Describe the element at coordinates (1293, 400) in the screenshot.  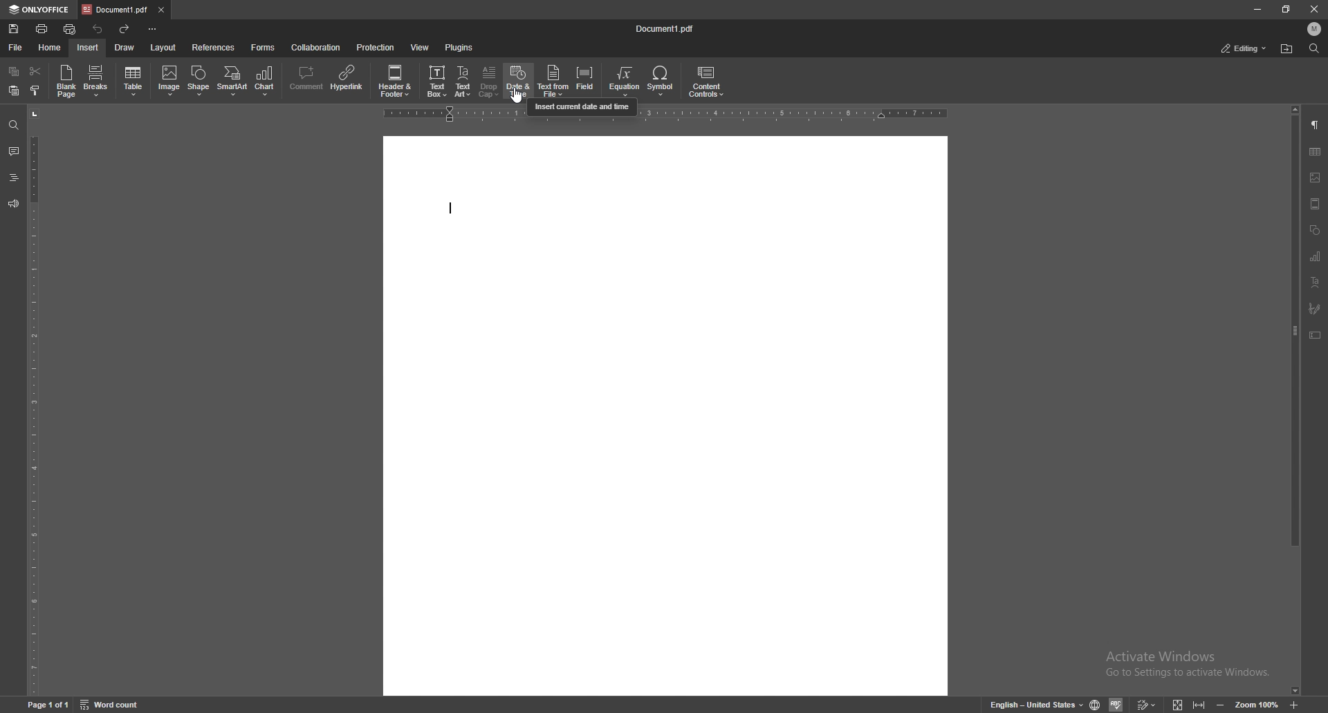
I see `scroll bar` at that location.